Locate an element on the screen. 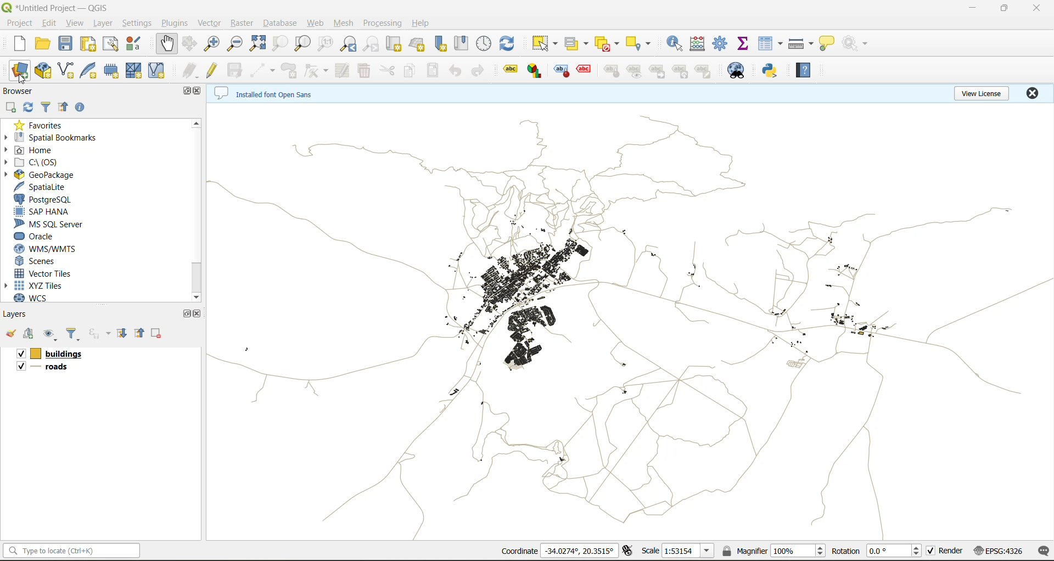 This screenshot has width=1054, height=561. favorites is located at coordinates (43, 125).